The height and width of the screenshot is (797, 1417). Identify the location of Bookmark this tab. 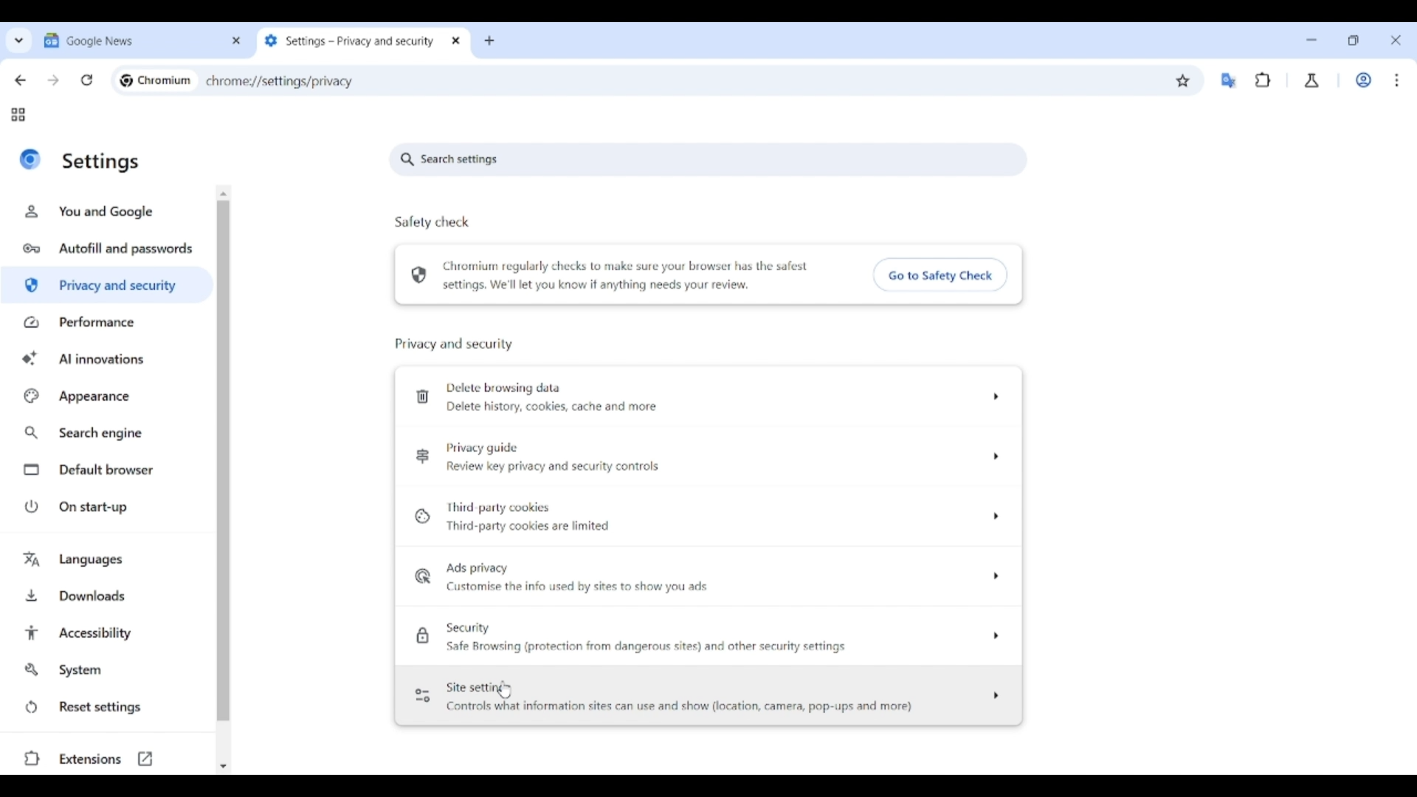
(1183, 81).